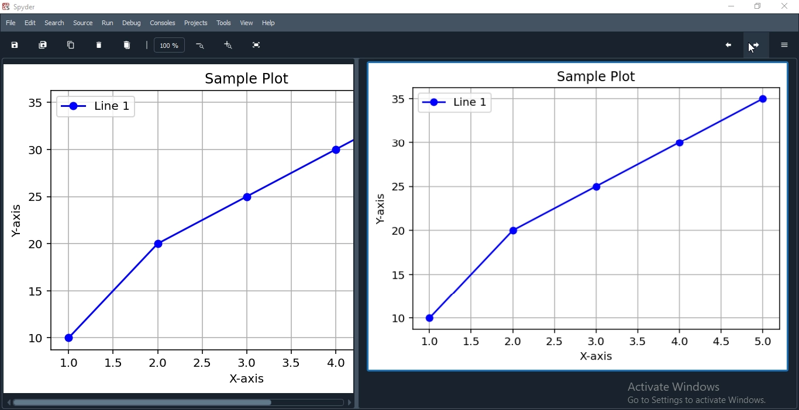  I want to click on Cursor, so click(750, 50).